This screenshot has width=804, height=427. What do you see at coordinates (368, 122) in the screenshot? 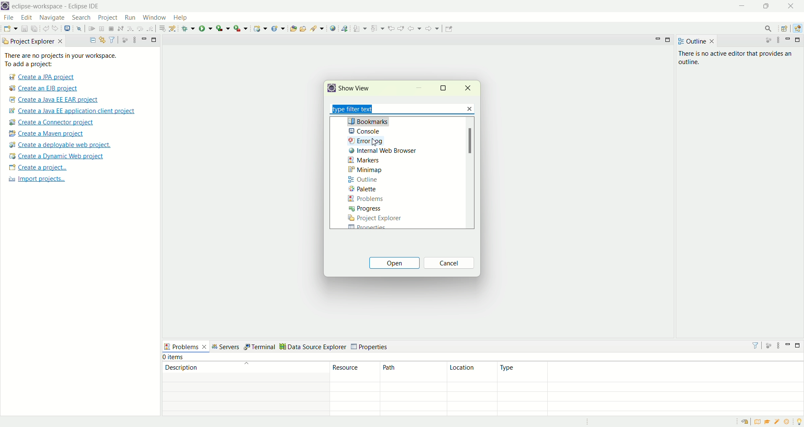
I see `bookmarks` at bounding box center [368, 122].